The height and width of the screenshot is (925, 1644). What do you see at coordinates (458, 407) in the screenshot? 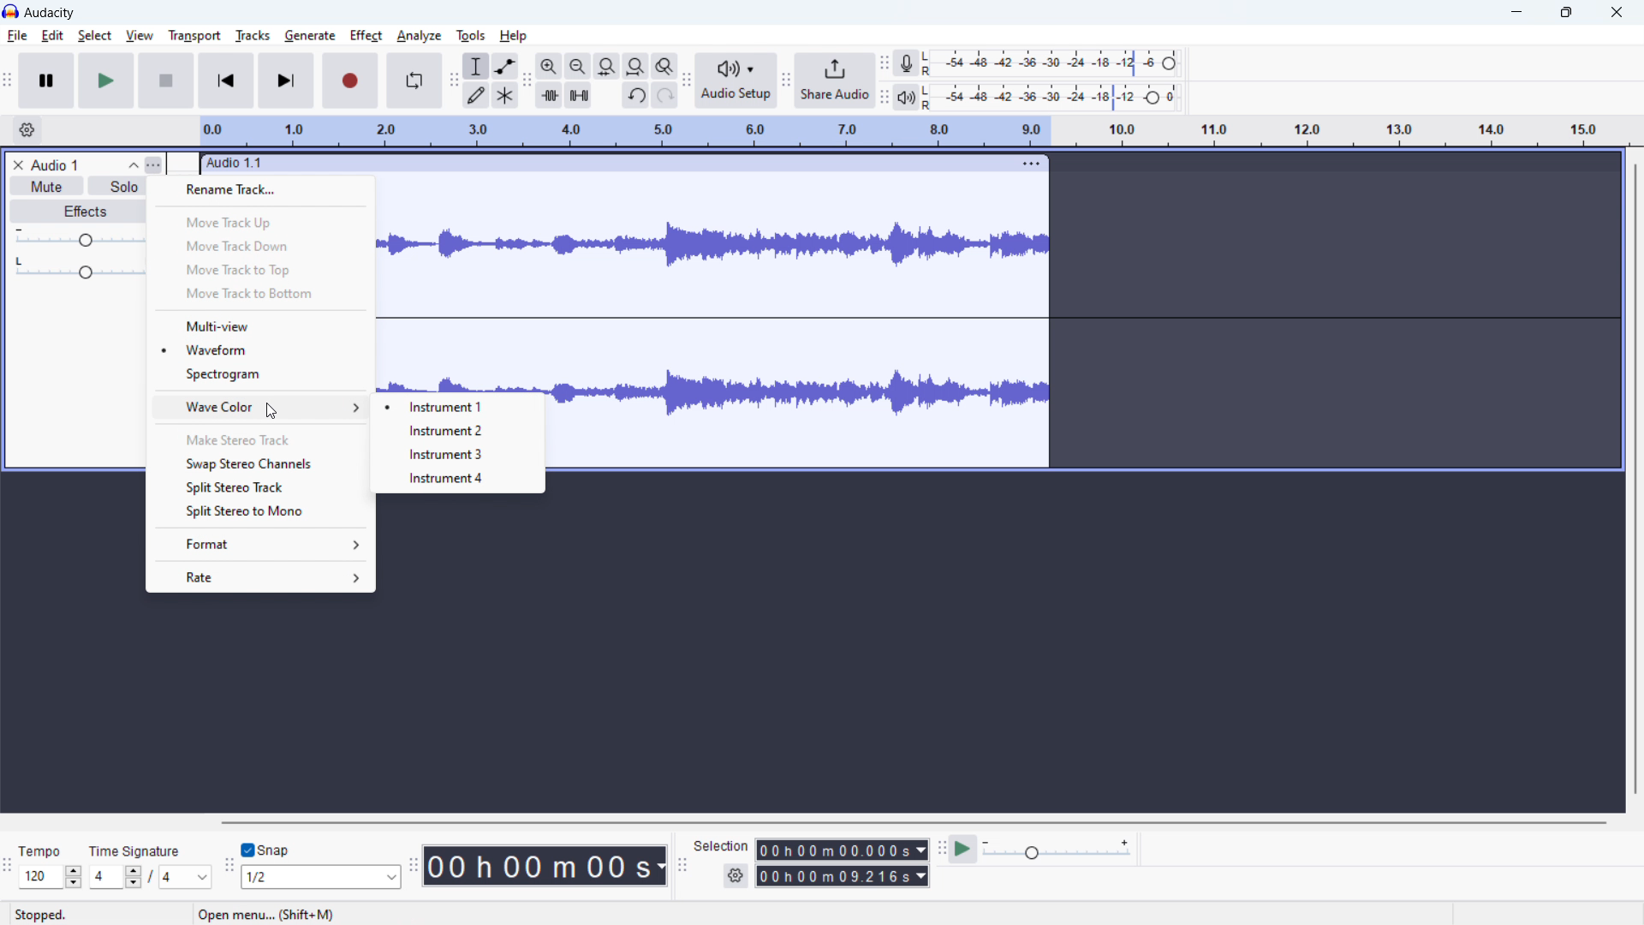
I see `instrument 1` at bounding box center [458, 407].